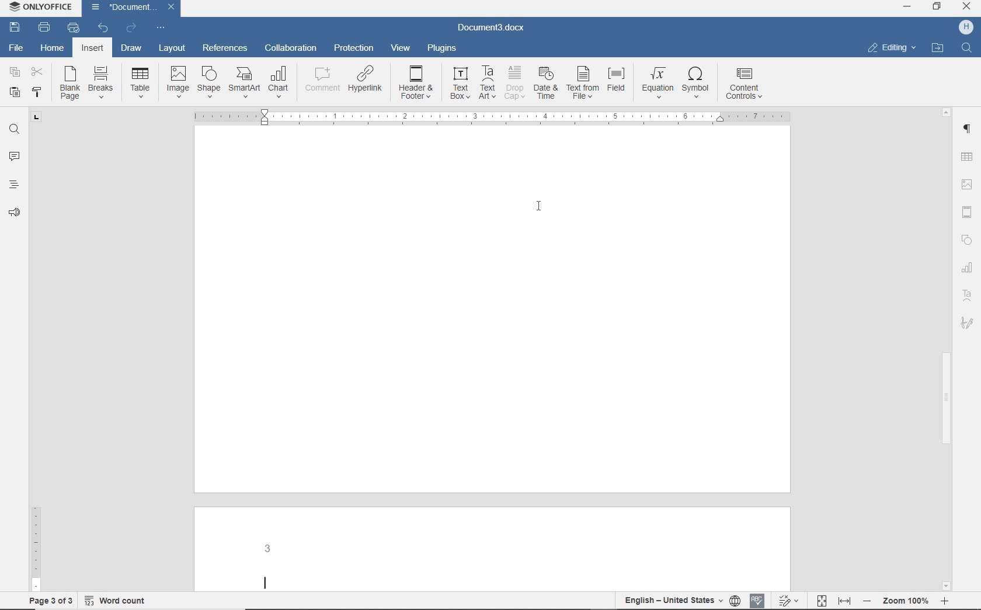 Image resolution: width=981 pixels, height=610 pixels. Describe the element at coordinates (821, 600) in the screenshot. I see `FIT TO PAGE` at that location.